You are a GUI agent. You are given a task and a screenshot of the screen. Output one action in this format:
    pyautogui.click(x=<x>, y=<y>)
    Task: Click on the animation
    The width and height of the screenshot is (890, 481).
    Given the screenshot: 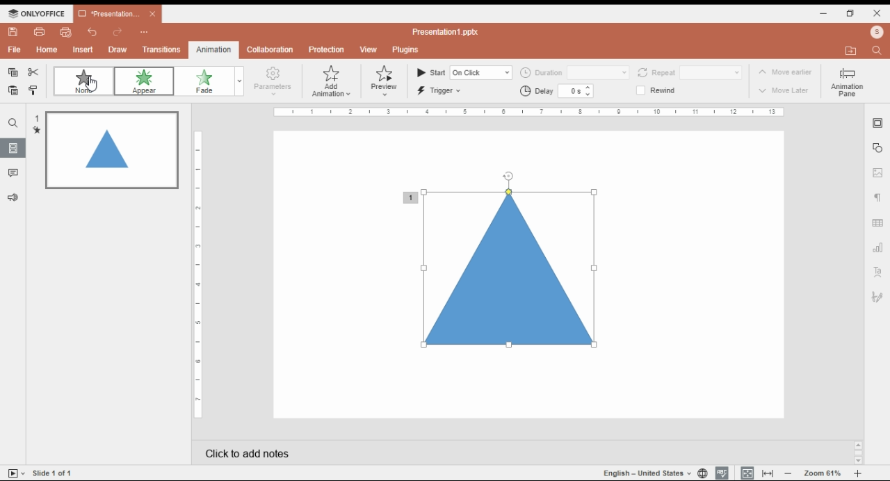 What is the action you would take?
    pyautogui.click(x=216, y=49)
    